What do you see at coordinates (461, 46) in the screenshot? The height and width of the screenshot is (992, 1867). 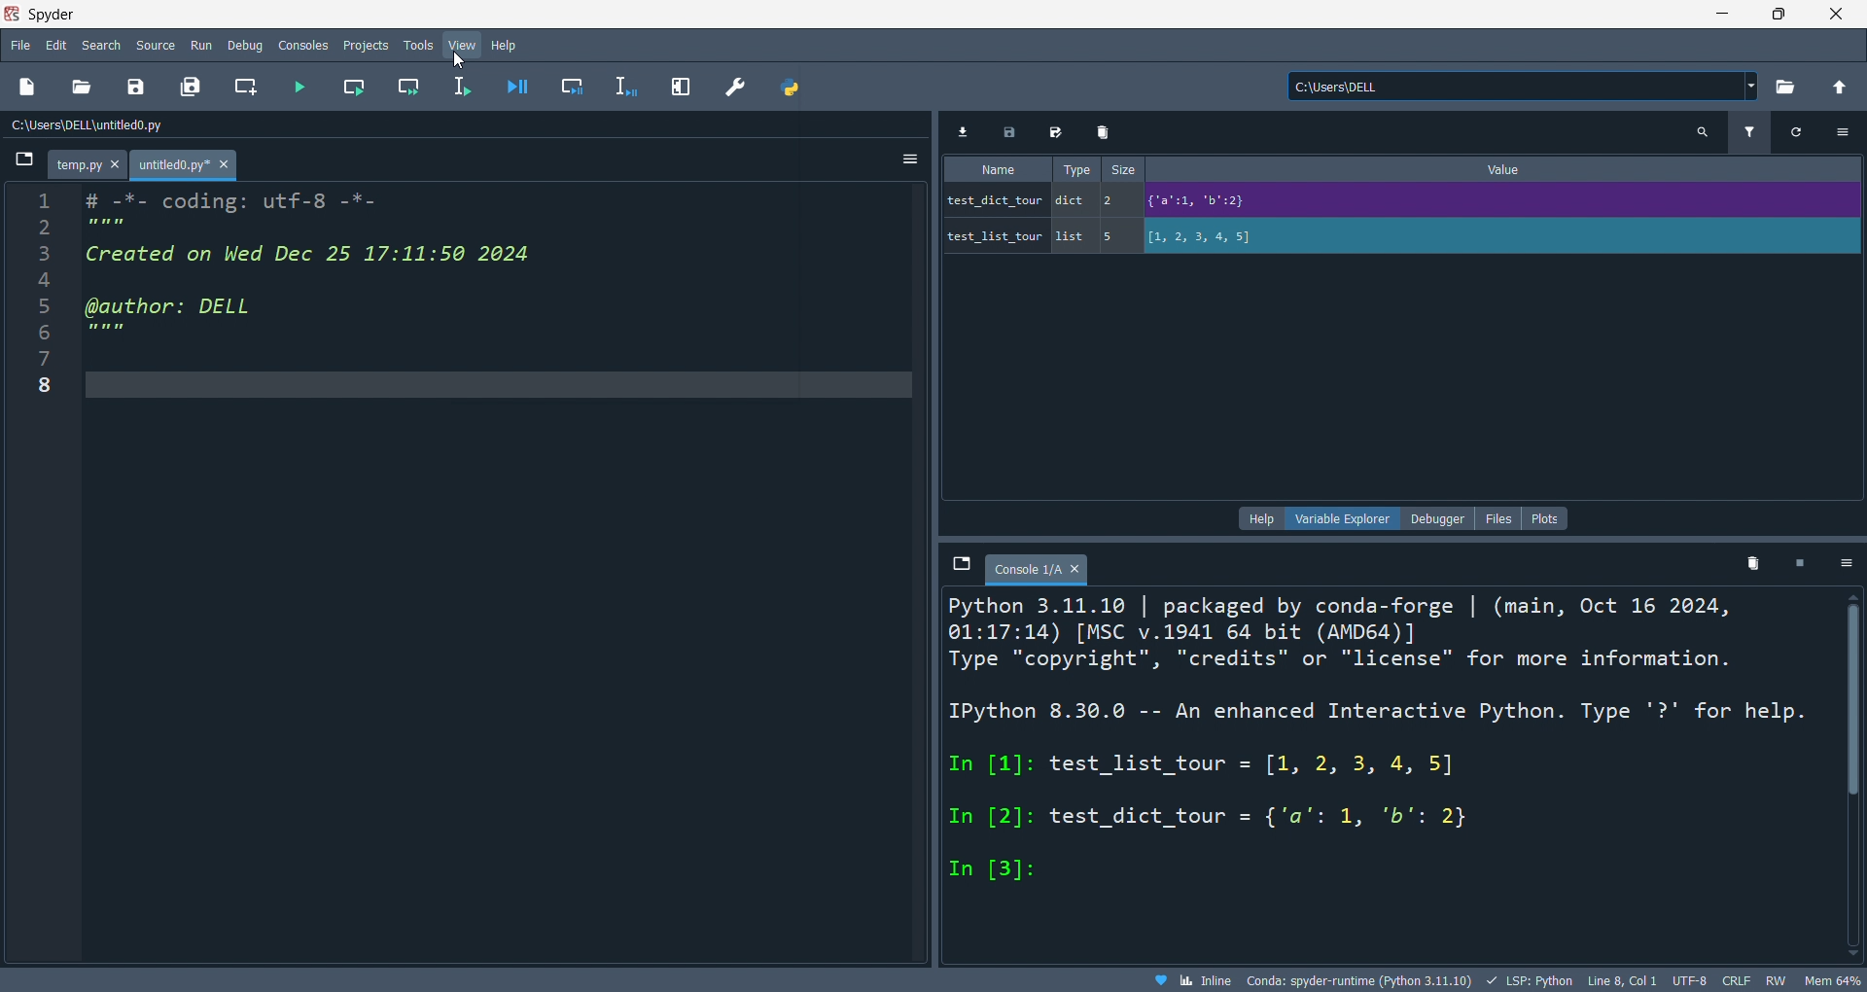 I see `view` at bounding box center [461, 46].